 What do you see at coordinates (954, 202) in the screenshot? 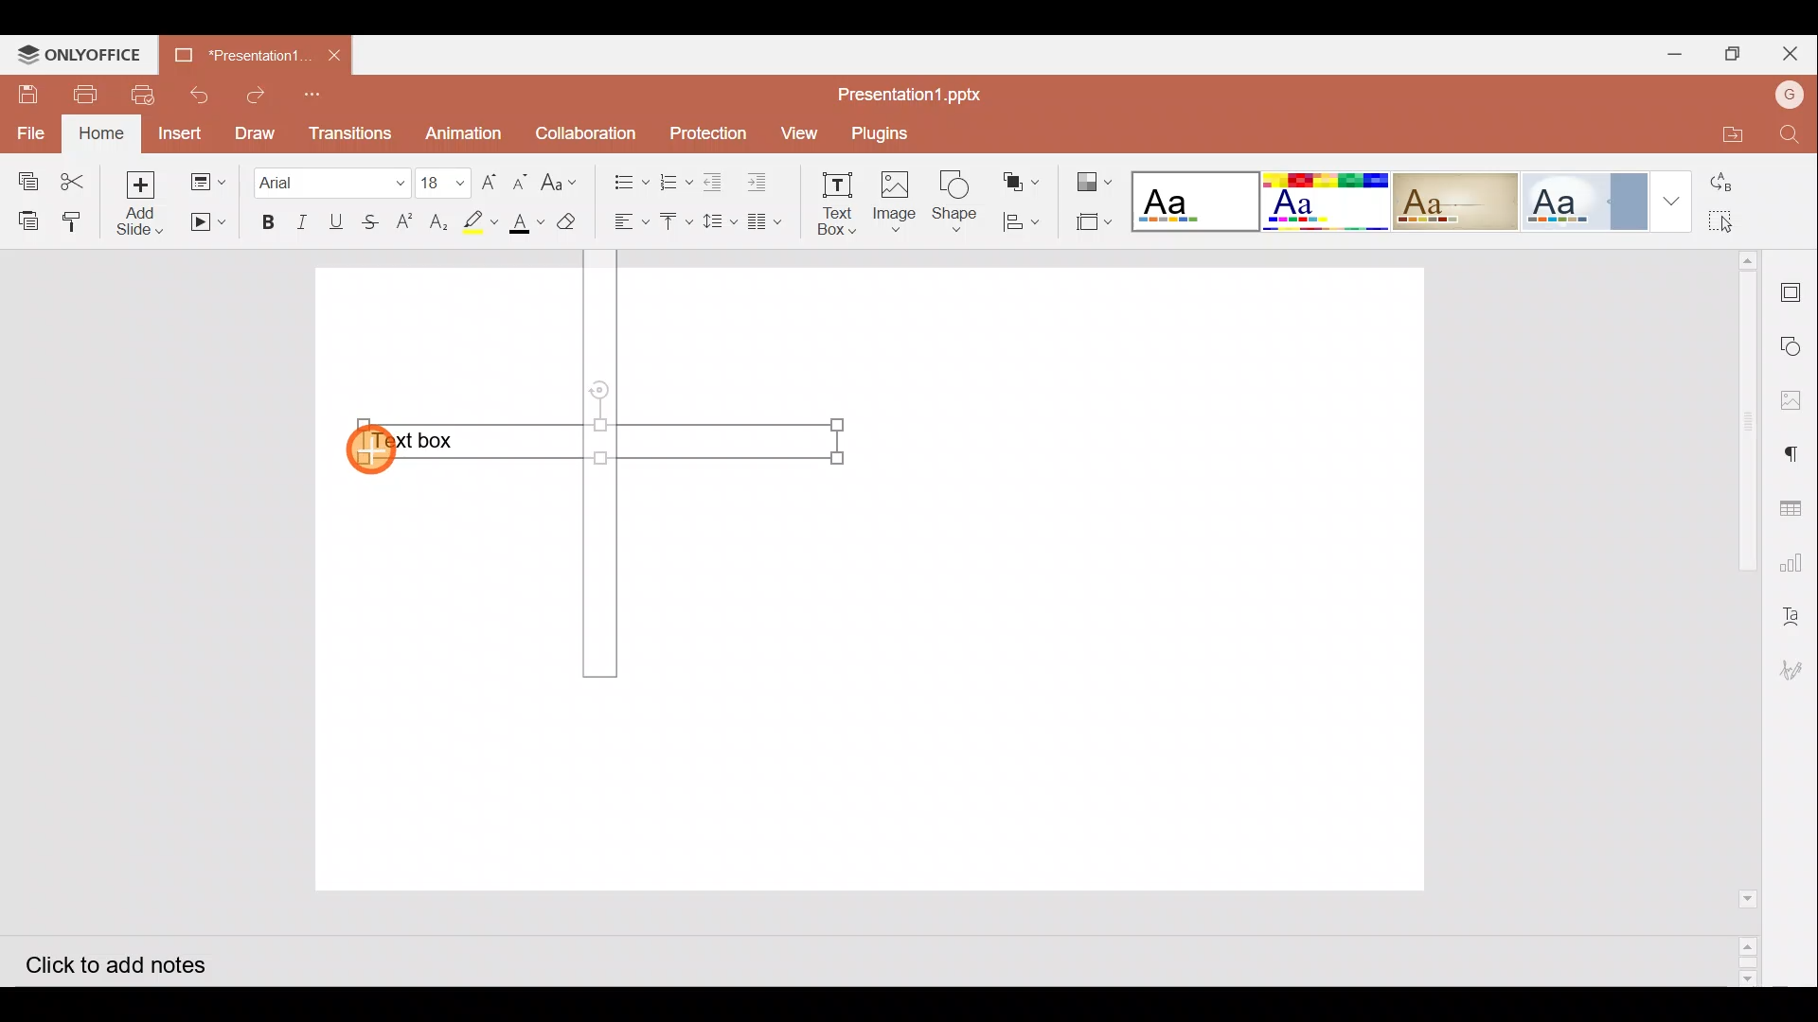
I see `Insert Shape` at bounding box center [954, 202].